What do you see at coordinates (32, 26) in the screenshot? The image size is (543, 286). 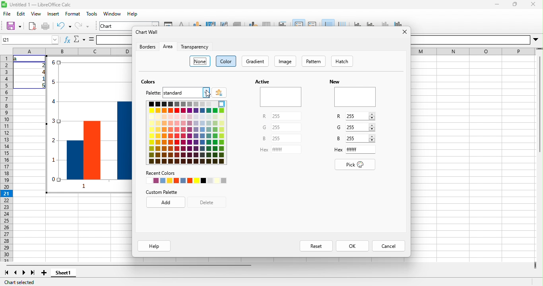 I see `export directly as pdf` at bounding box center [32, 26].